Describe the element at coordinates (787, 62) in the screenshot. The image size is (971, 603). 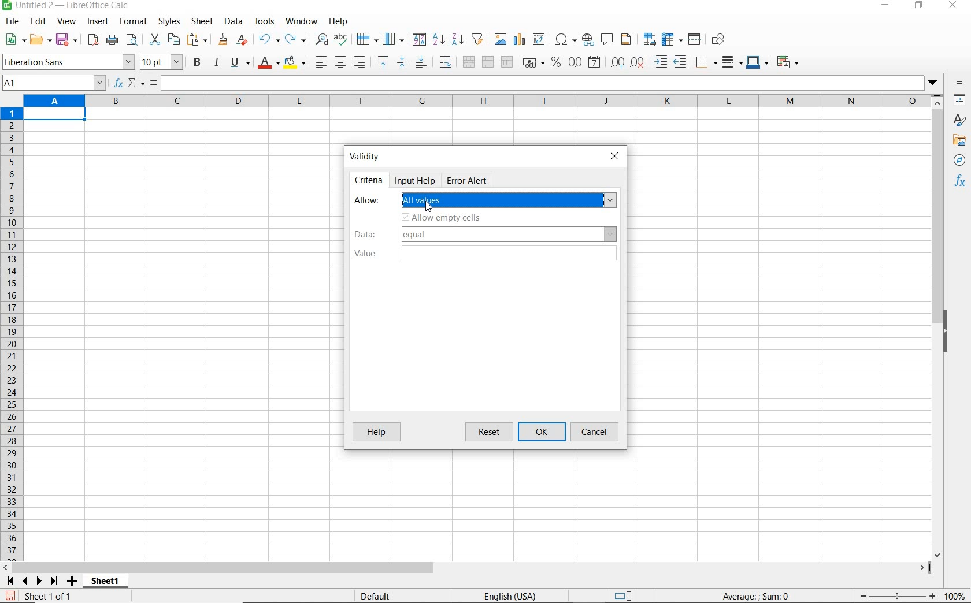
I see `coditional` at that location.